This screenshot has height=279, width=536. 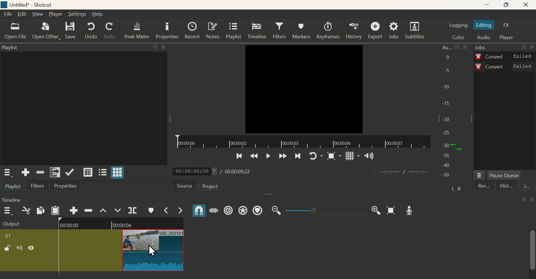 I want to click on Audio bar, so click(x=451, y=119).